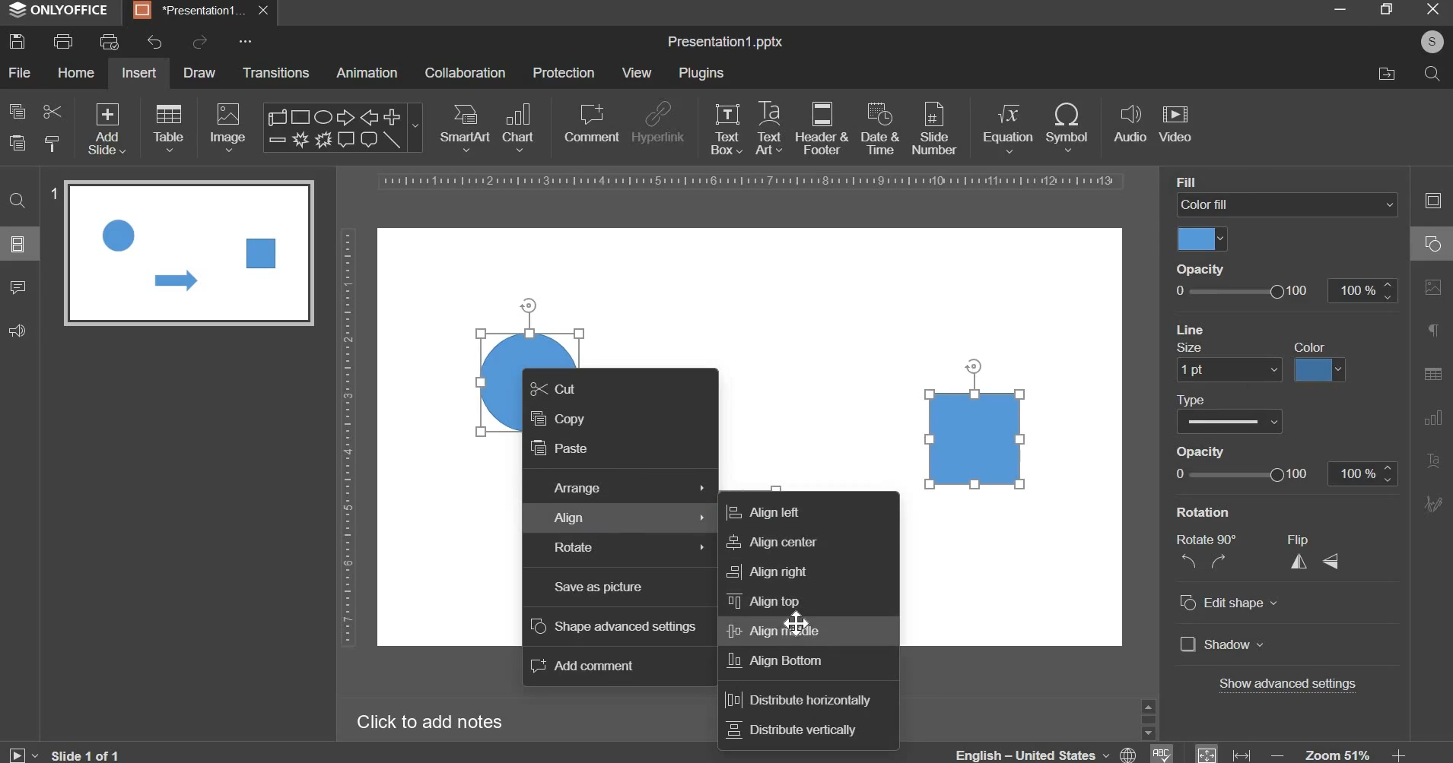  I want to click on exit, so click(1433, 8).